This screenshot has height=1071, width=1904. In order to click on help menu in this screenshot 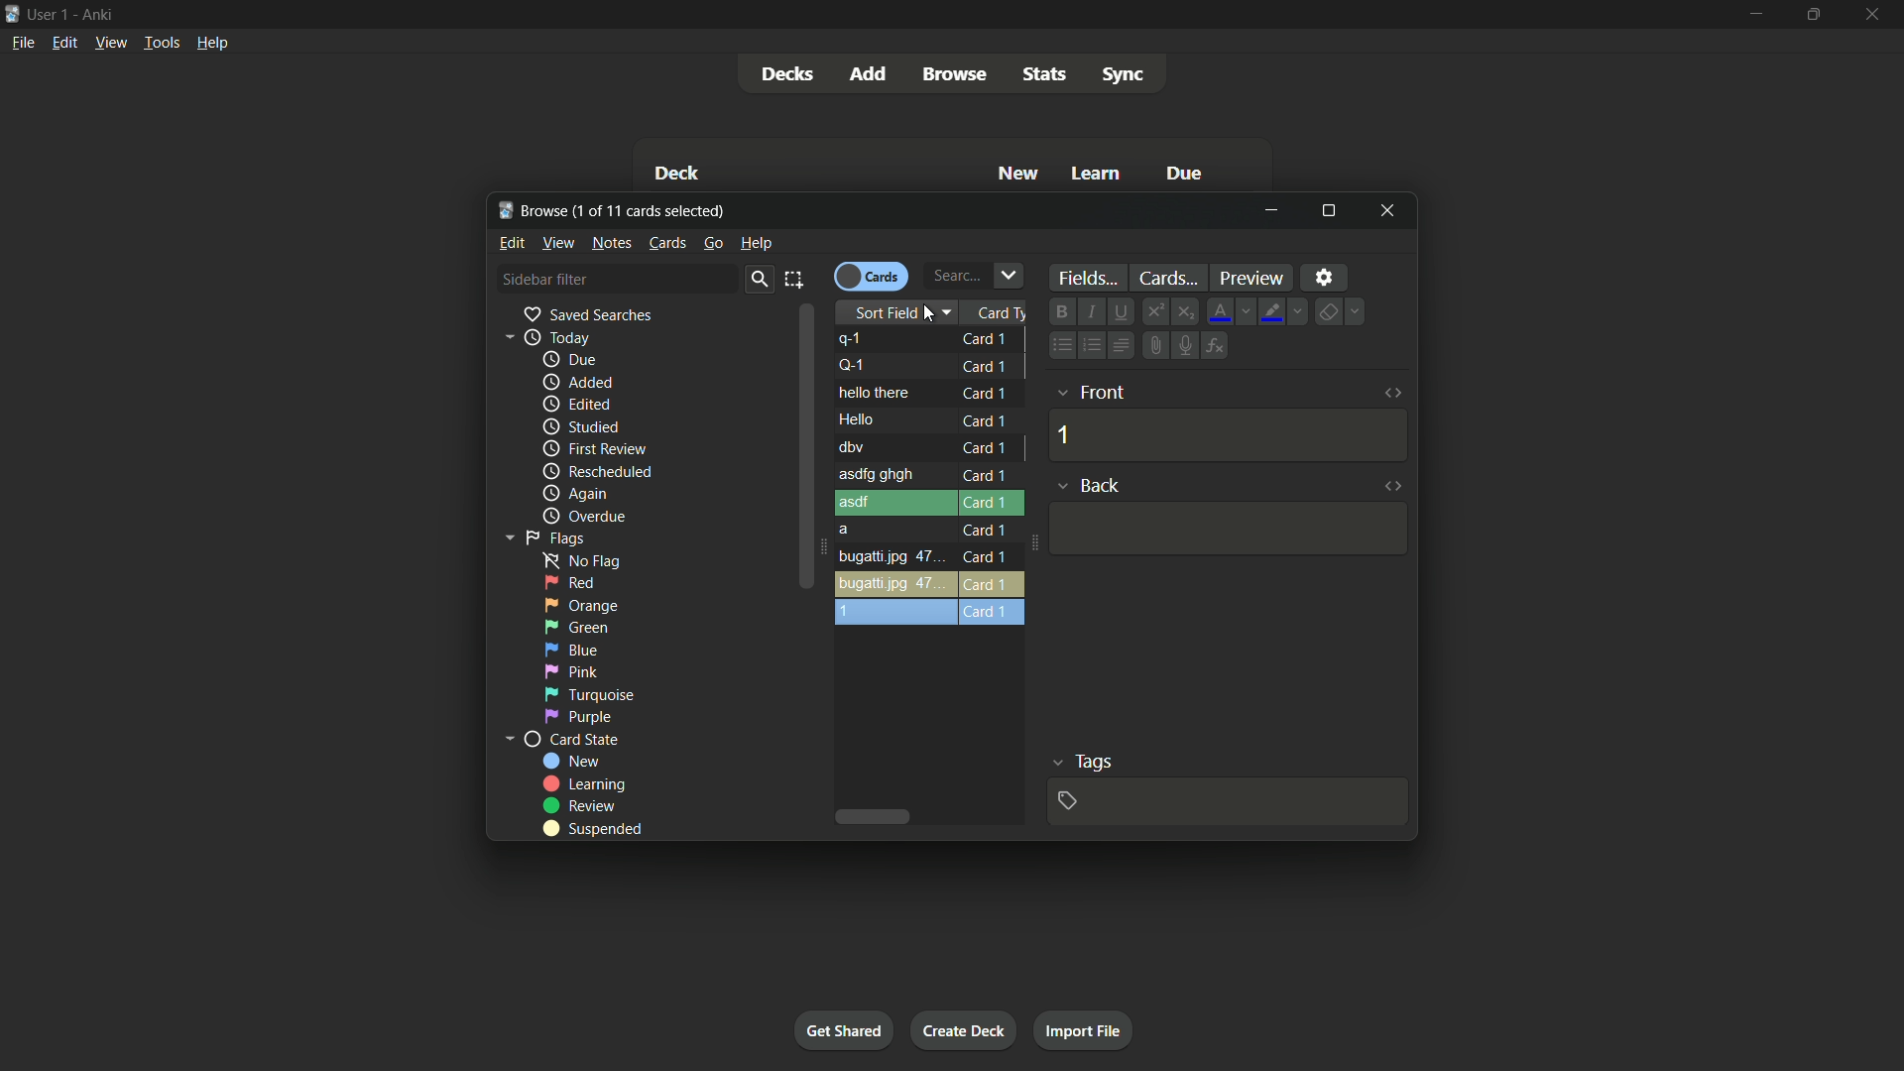, I will do `click(211, 43)`.